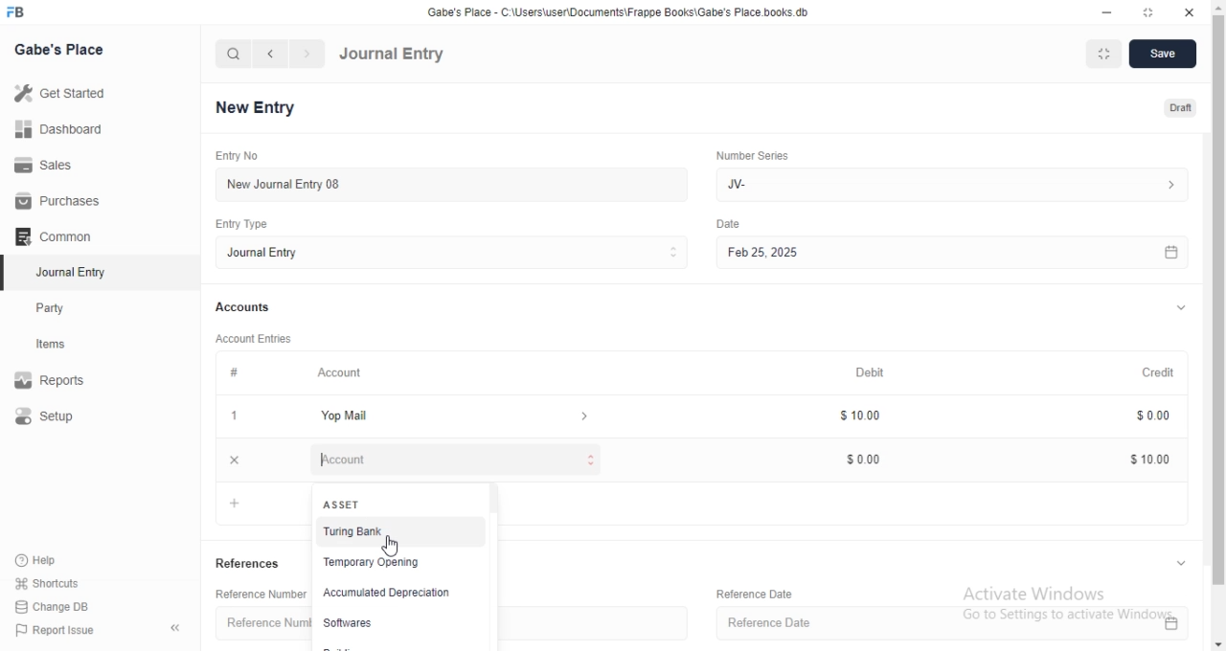 This screenshot has height=651, width=1226. Describe the element at coordinates (391, 560) in the screenshot. I see `Temporary Opening` at that location.